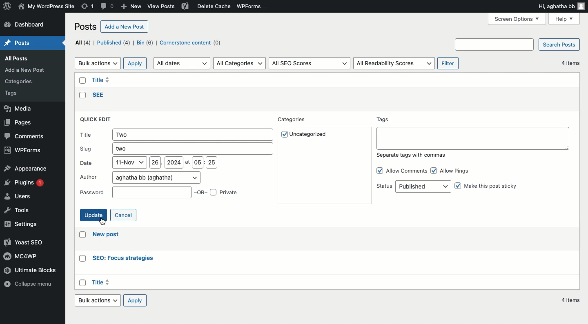 This screenshot has width=588, height=324. What do you see at coordinates (146, 43) in the screenshot?
I see `Bin` at bounding box center [146, 43].